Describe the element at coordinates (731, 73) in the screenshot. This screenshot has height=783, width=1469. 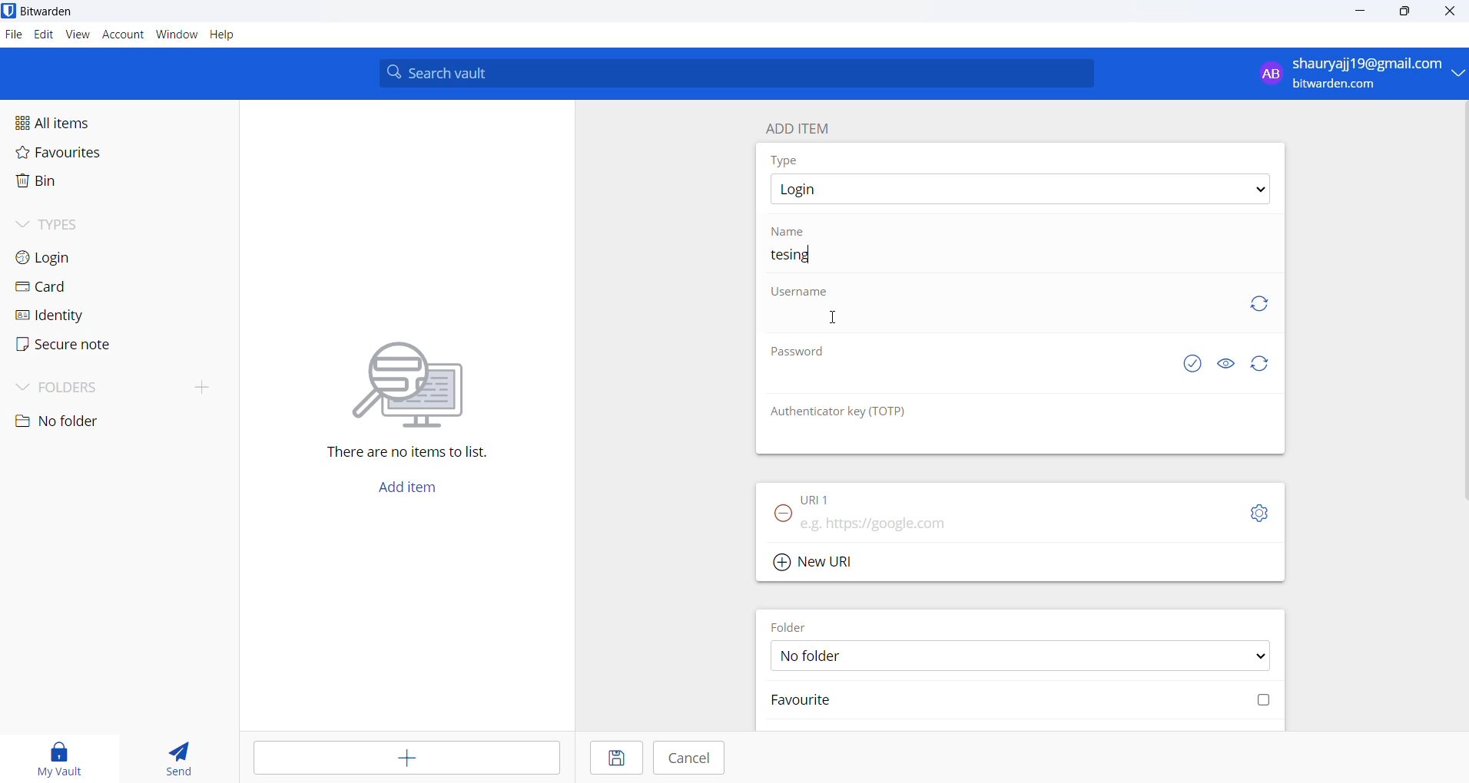
I see `Search vault input box` at that location.